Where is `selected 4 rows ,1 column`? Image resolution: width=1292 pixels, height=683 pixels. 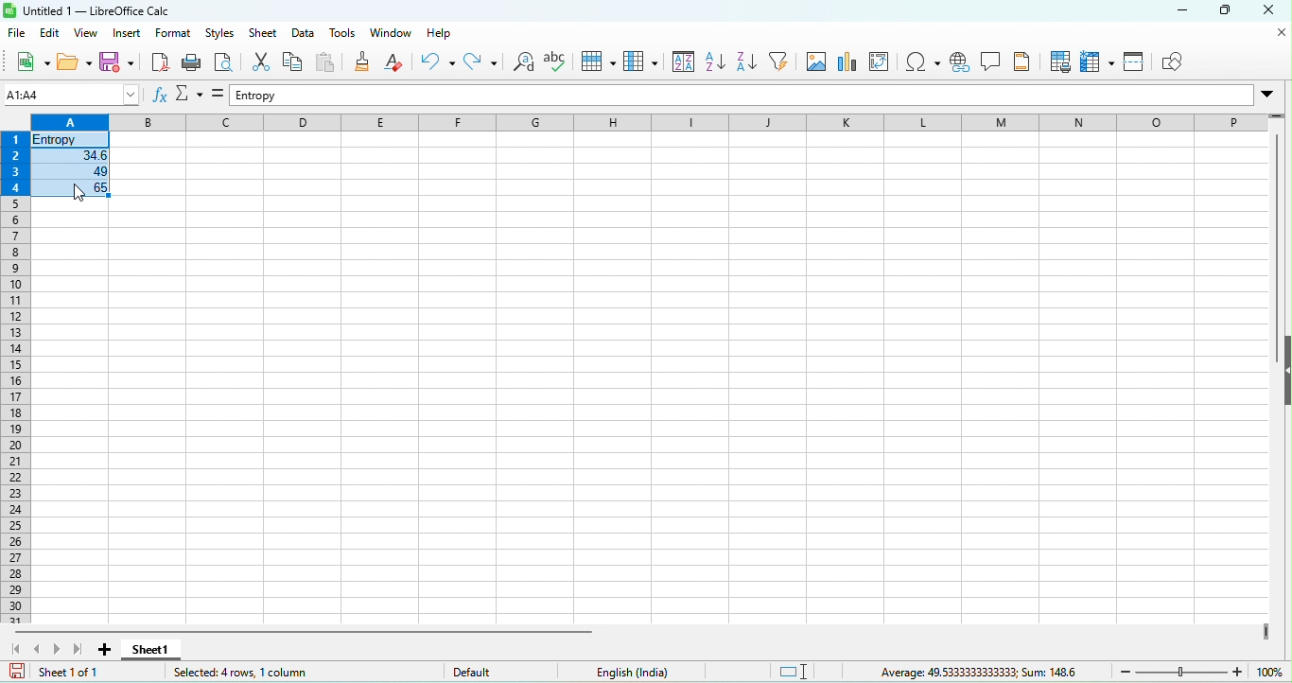
selected 4 rows ,1 column is located at coordinates (307, 671).